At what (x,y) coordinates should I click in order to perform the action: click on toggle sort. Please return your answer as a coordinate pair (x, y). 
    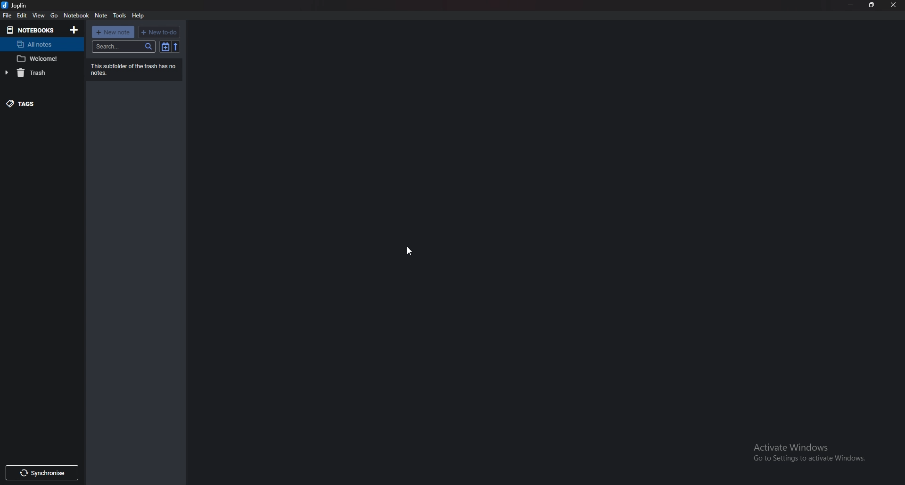
    Looking at the image, I should click on (165, 46).